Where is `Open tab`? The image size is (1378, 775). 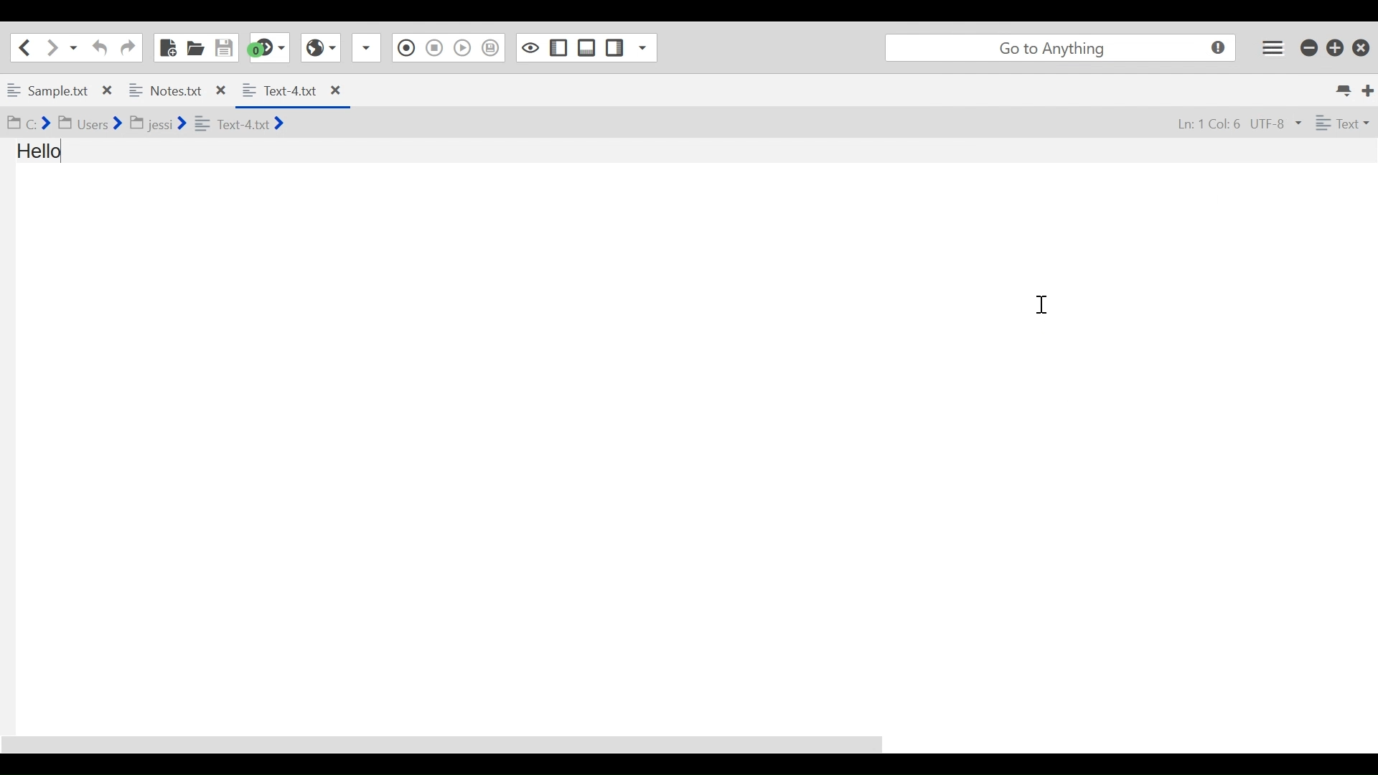 Open tab is located at coordinates (117, 92).